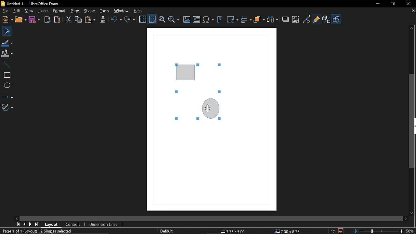  What do you see at coordinates (219, 20) in the screenshot?
I see `Insert fontwork text` at bounding box center [219, 20].